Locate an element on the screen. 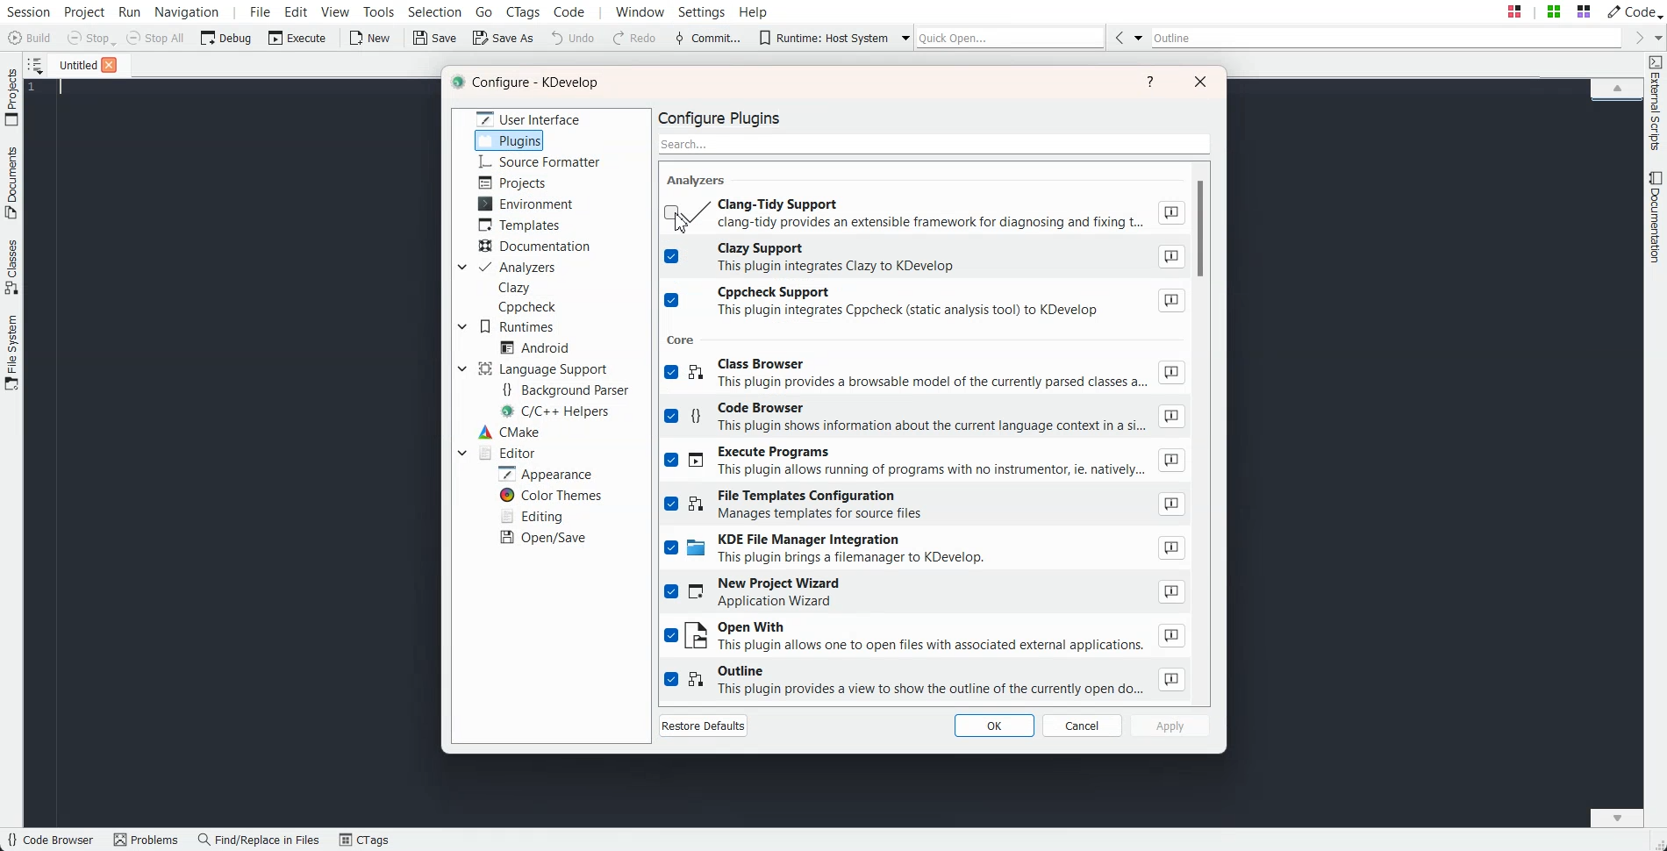 The image size is (1667, 851). Appearance is located at coordinates (544, 473).